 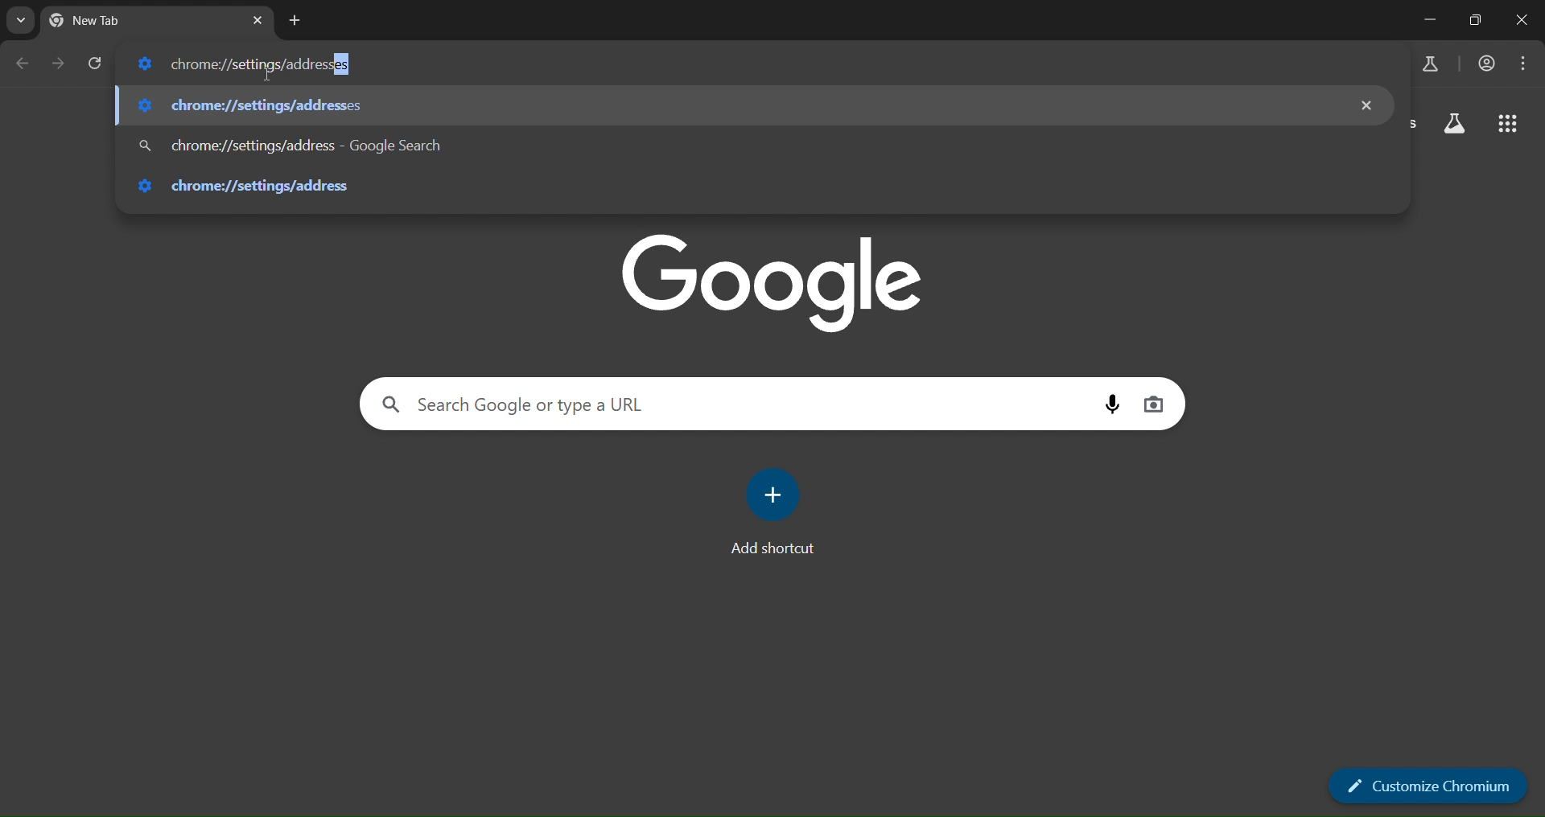 What do you see at coordinates (20, 20) in the screenshot?
I see `search  tabs` at bounding box center [20, 20].